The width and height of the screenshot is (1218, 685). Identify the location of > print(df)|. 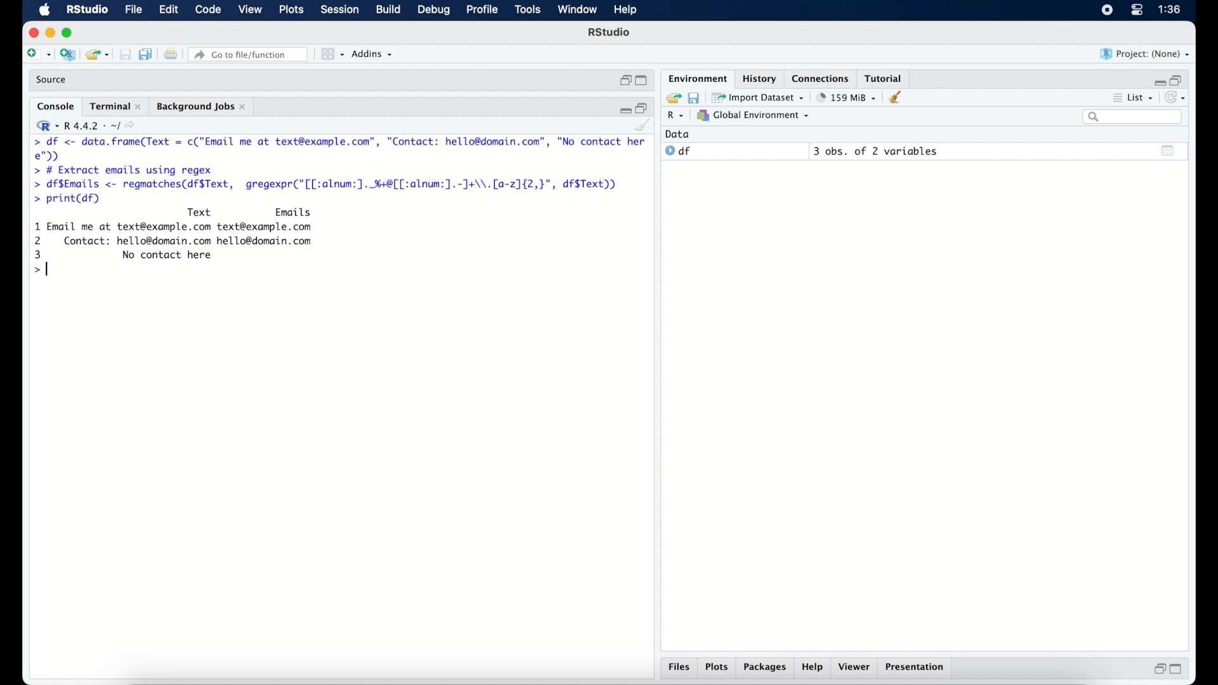
(66, 199).